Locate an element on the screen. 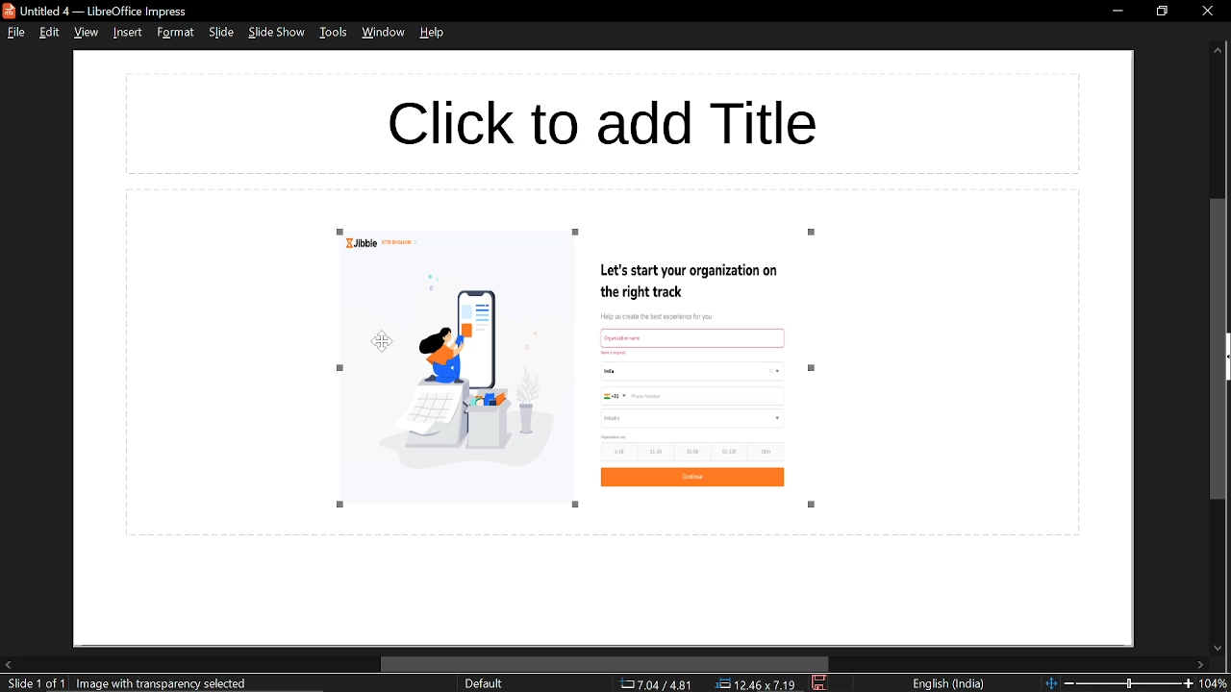 The width and height of the screenshot is (1231, 692). move down is located at coordinates (1216, 646).